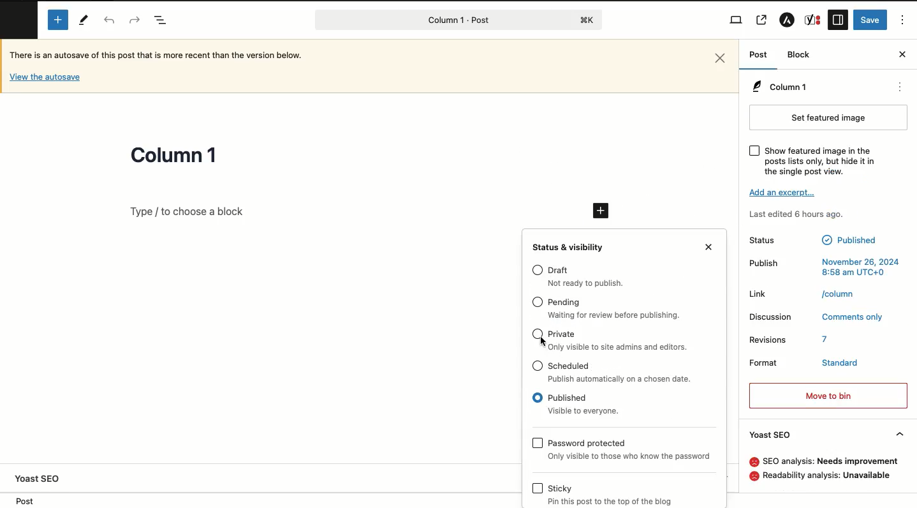  Describe the element at coordinates (902, 88) in the screenshot. I see `more` at that location.